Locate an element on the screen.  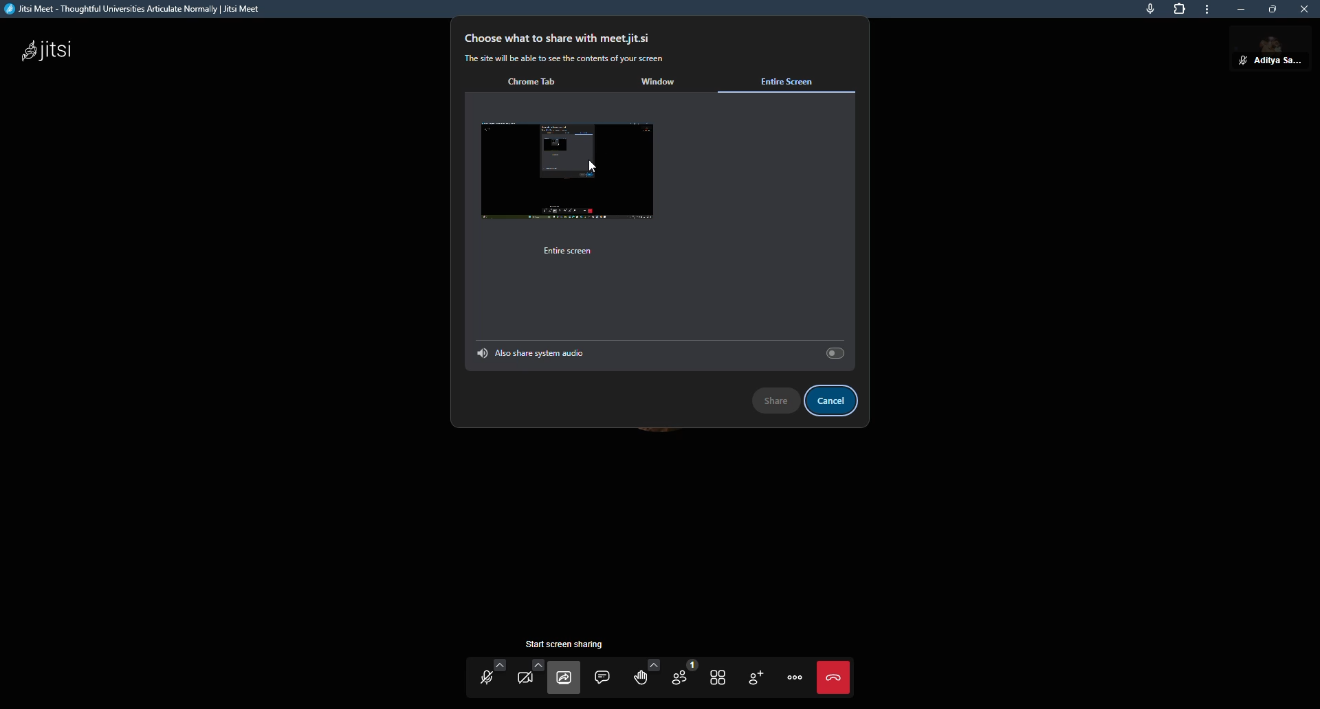
share is located at coordinates (775, 398).